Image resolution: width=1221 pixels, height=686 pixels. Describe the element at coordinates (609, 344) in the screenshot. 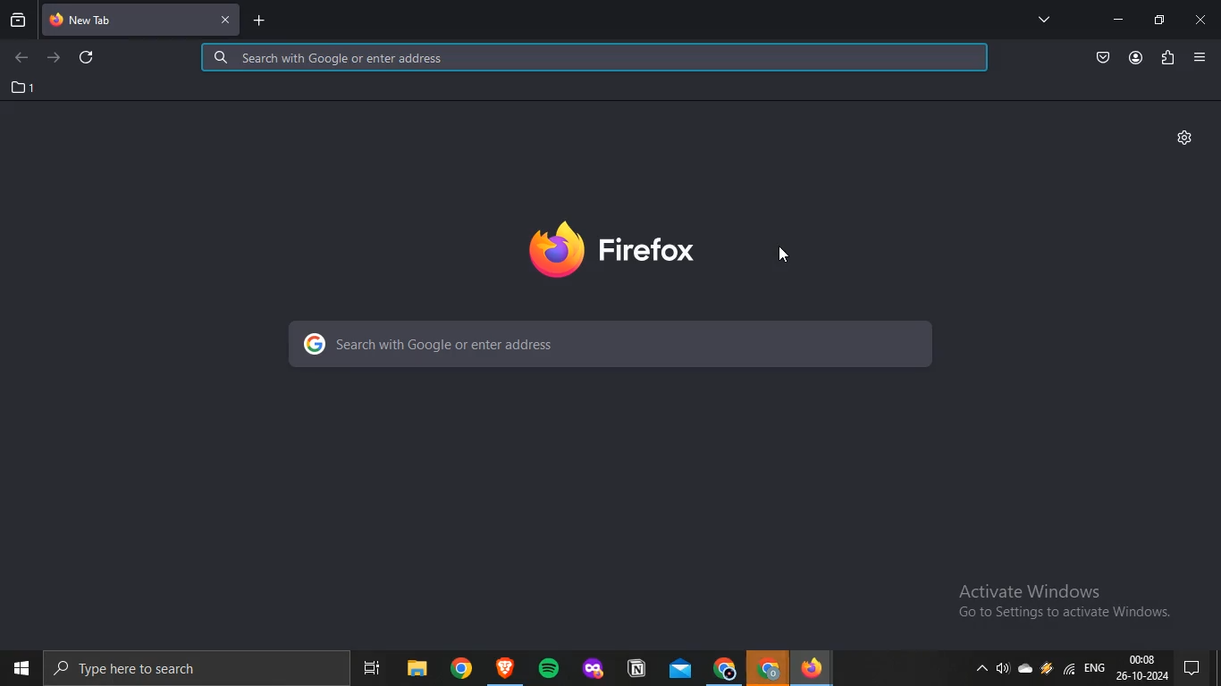

I see `search with google or enter address` at that location.